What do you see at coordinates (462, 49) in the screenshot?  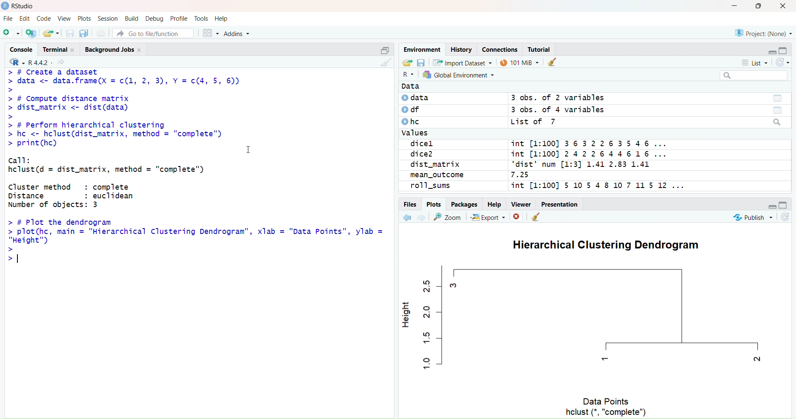 I see `History` at bounding box center [462, 49].